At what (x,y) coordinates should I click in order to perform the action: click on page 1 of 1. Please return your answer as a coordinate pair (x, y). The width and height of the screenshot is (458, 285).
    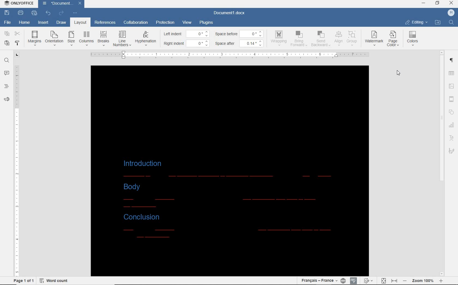
    Looking at the image, I should click on (23, 281).